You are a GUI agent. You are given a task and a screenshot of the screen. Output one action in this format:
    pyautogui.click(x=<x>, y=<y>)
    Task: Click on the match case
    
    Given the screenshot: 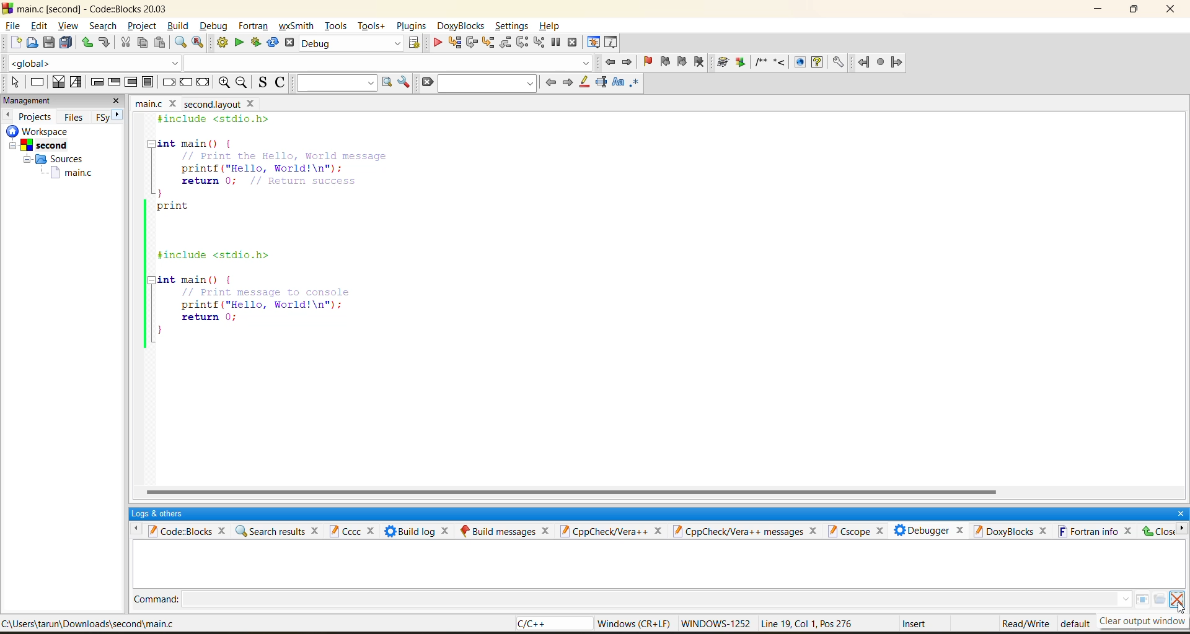 What is the action you would take?
    pyautogui.click(x=618, y=84)
    